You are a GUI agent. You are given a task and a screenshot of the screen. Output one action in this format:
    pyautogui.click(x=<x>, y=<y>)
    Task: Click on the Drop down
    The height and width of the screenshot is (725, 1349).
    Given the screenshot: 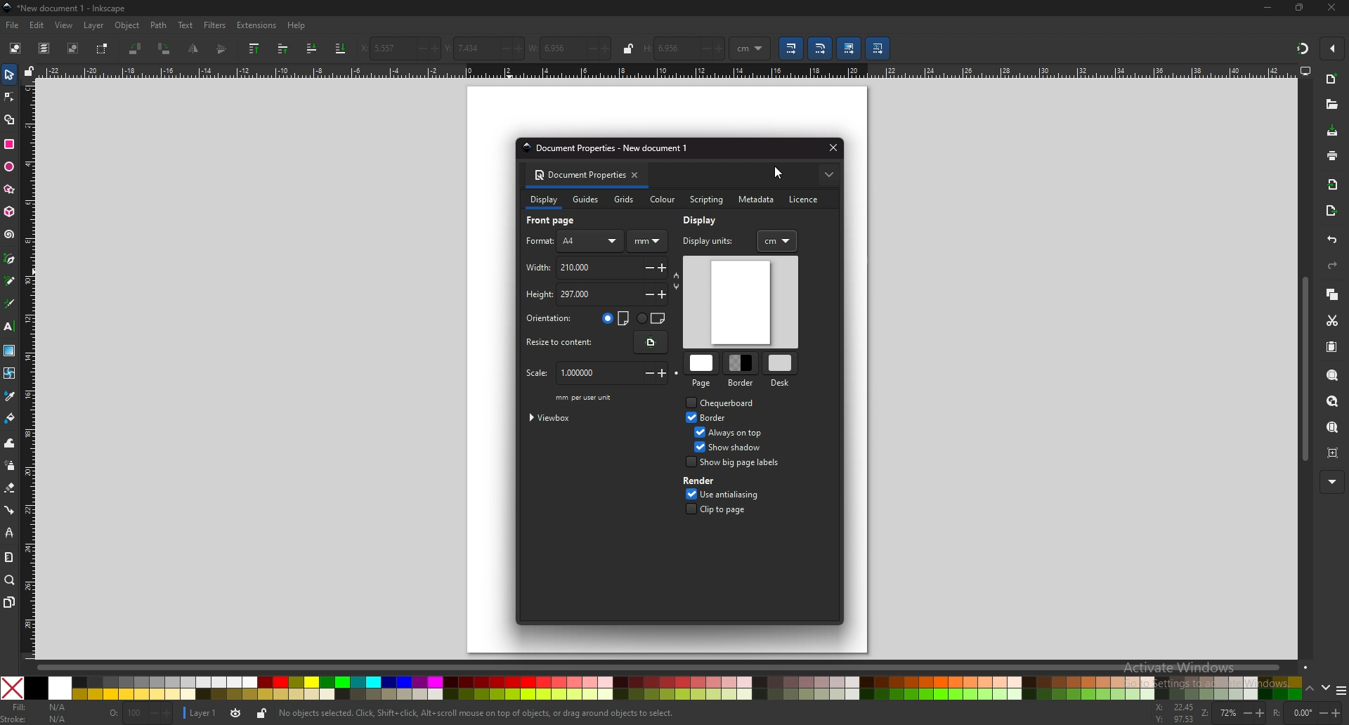 What is the action you would take?
    pyautogui.click(x=762, y=48)
    